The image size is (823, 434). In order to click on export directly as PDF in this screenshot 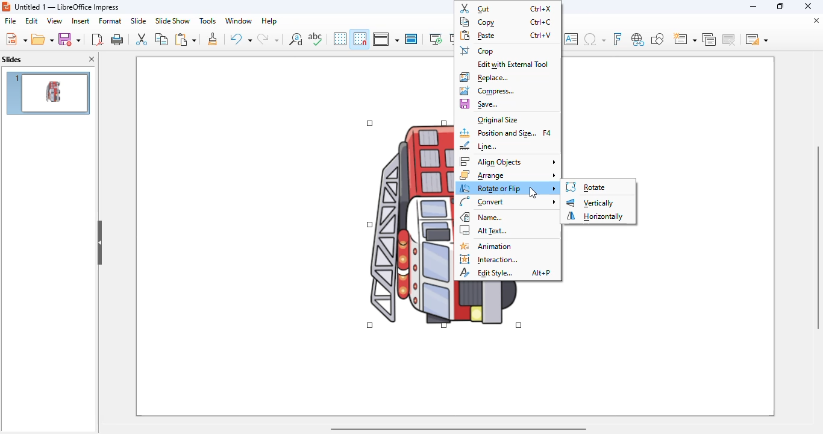, I will do `click(97, 39)`.